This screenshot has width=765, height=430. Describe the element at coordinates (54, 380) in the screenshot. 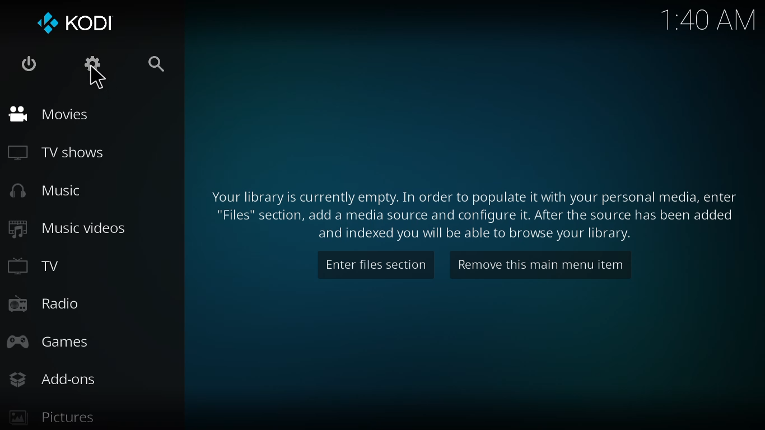

I see `add-ons` at that location.